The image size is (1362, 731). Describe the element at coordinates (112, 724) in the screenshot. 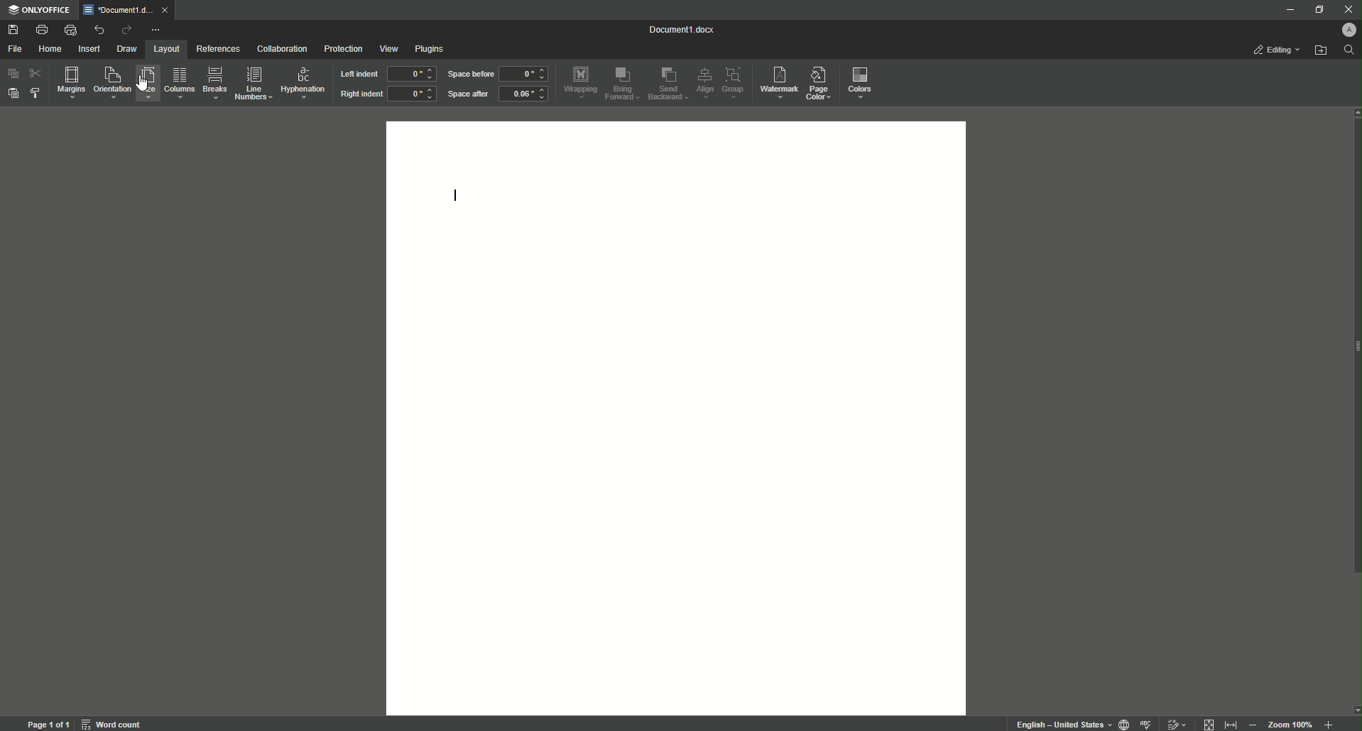

I see `Word count` at that location.